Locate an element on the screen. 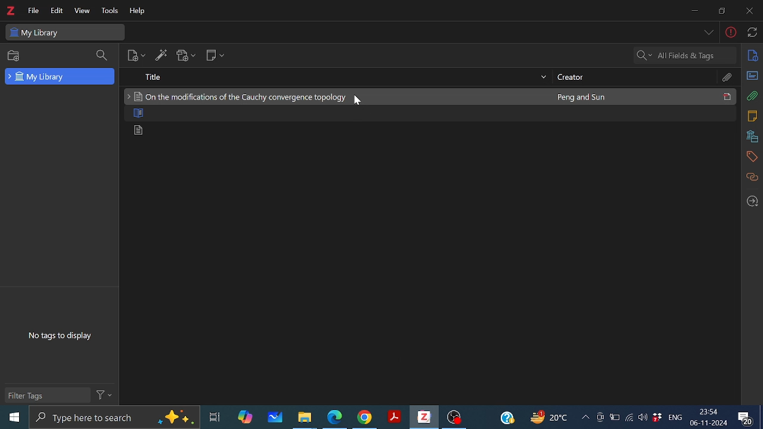  Show hidden icons is located at coordinates (585, 417).